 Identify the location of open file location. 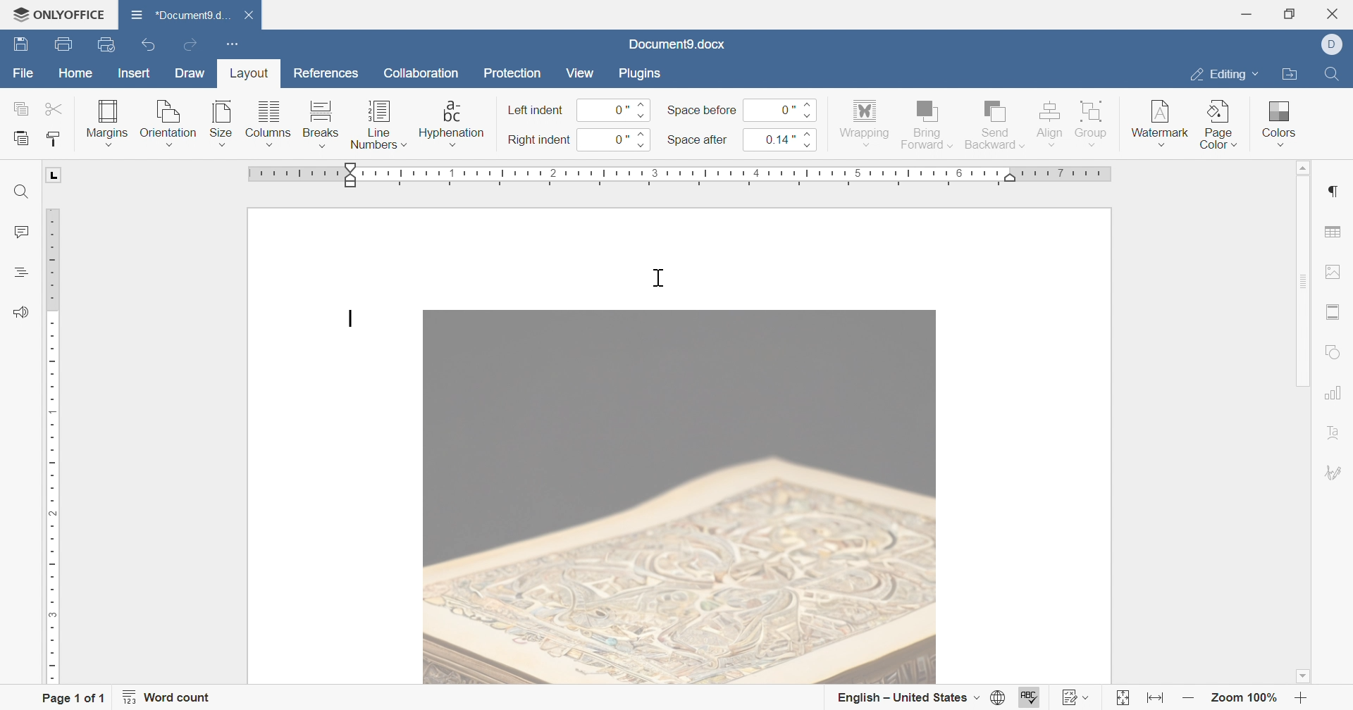
(1288, 75).